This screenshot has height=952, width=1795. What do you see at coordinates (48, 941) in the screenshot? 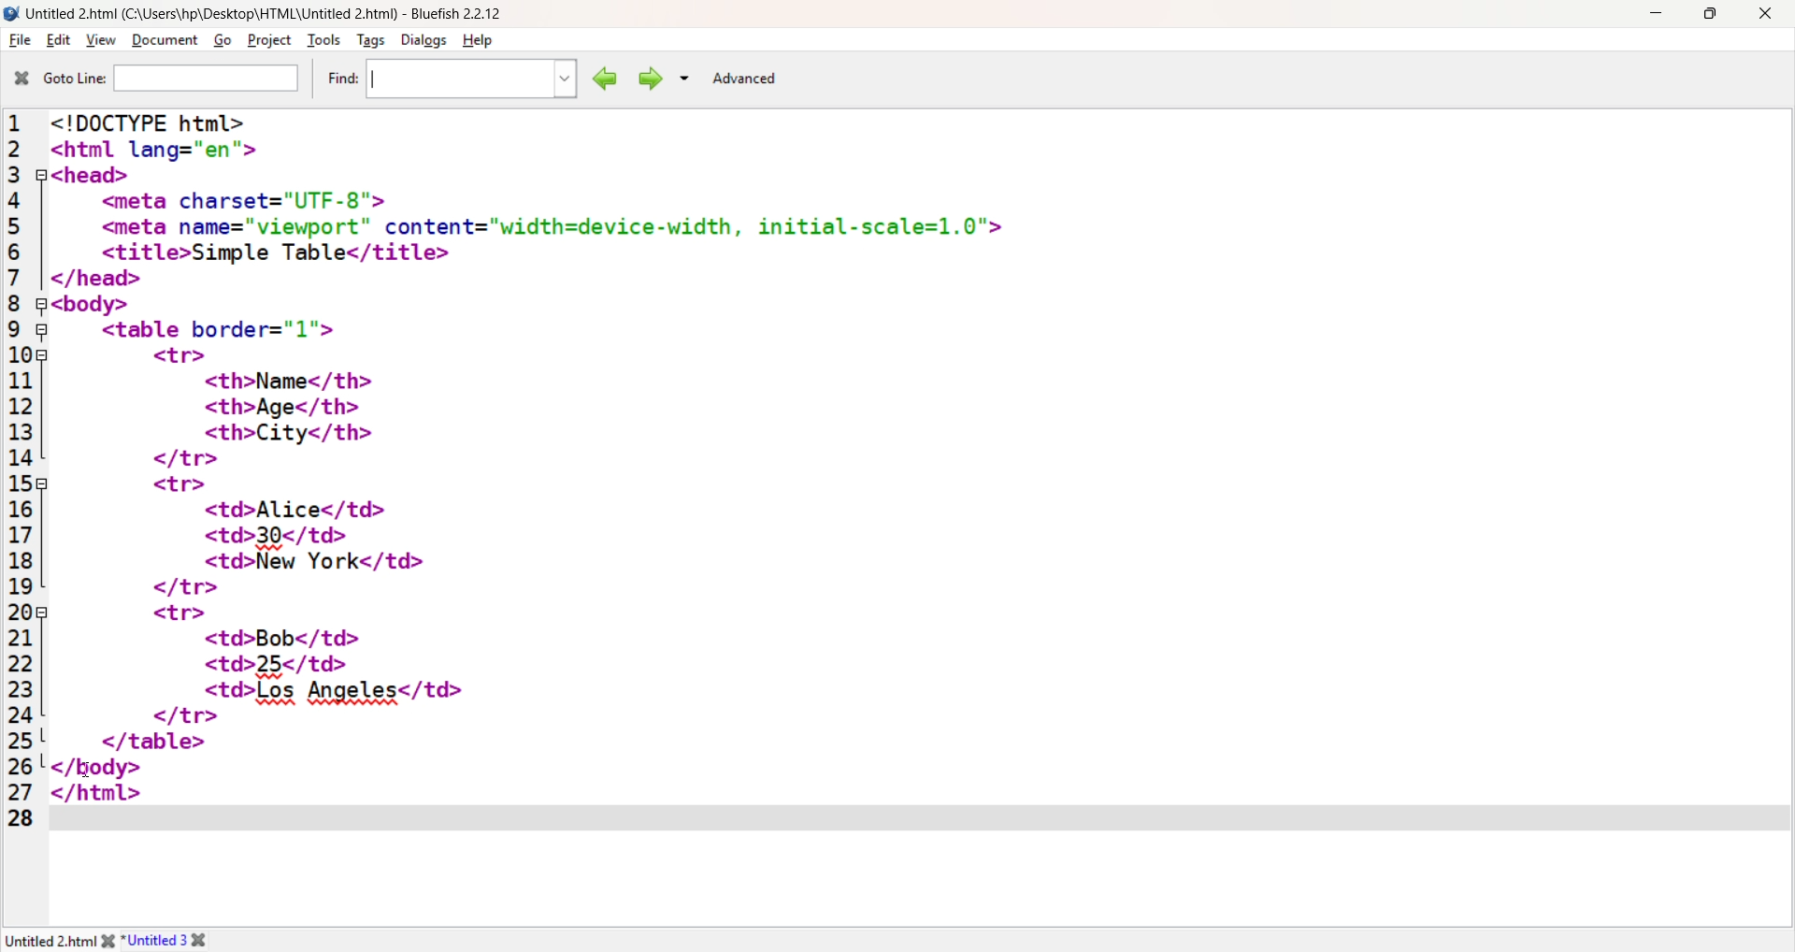
I see `Untitled 2.htm` at bounding box center [48, 941].